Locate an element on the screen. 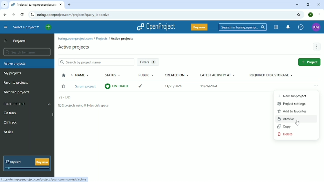 The width and height of the screenshot is (324, 182). Help is located at coordinates (302, 27).